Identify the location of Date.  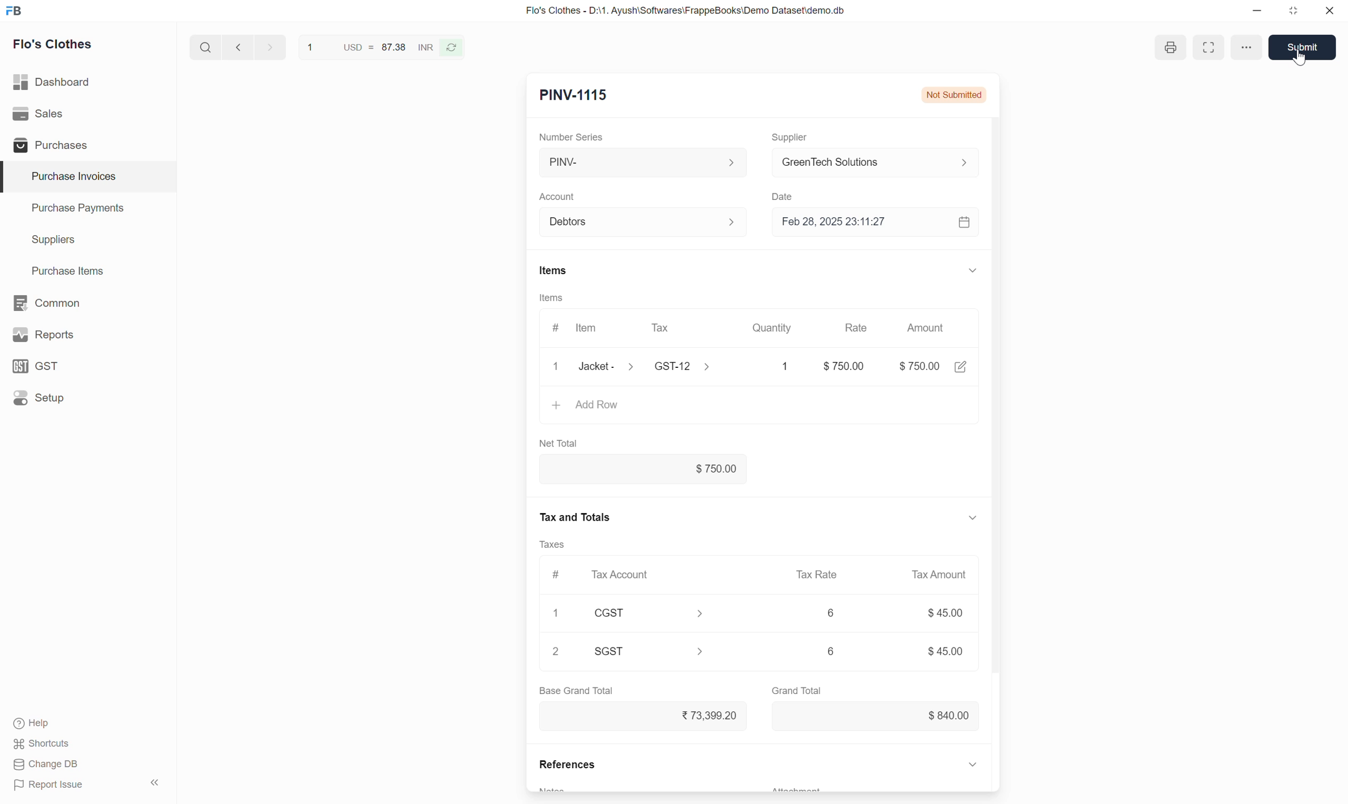
(785, 197).